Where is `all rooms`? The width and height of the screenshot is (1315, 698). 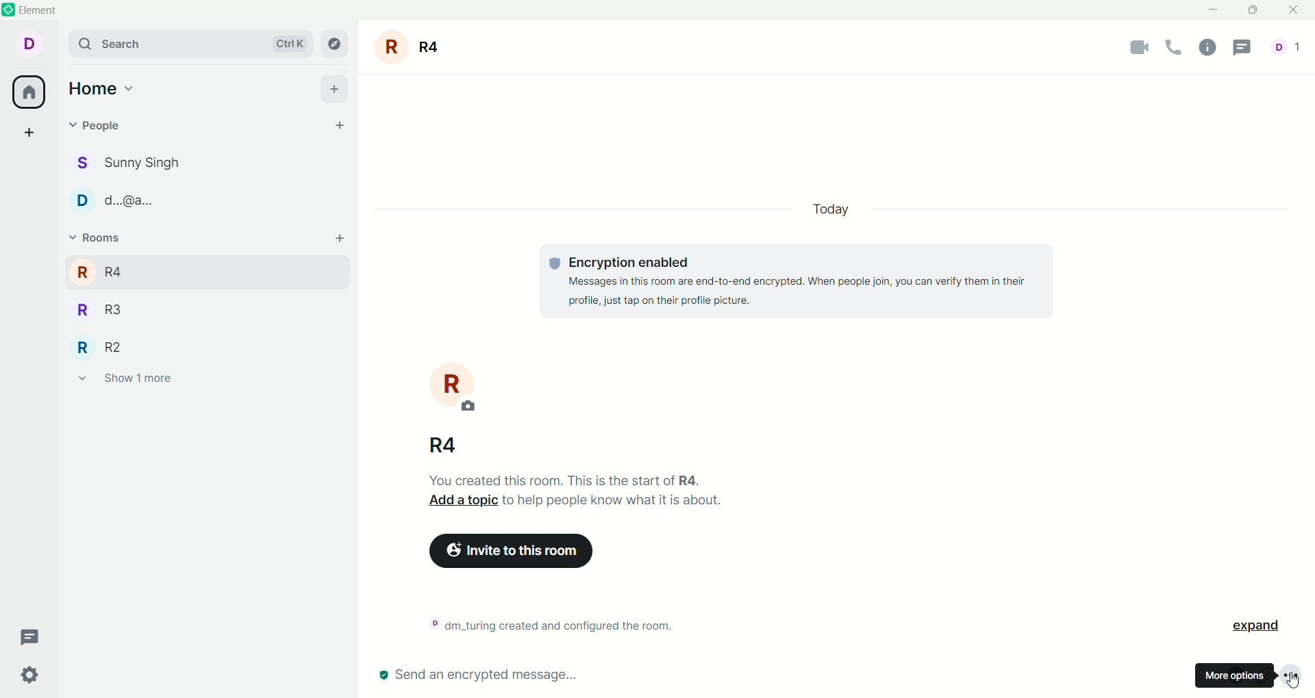
all rooms is located at coordinates (29, 94).